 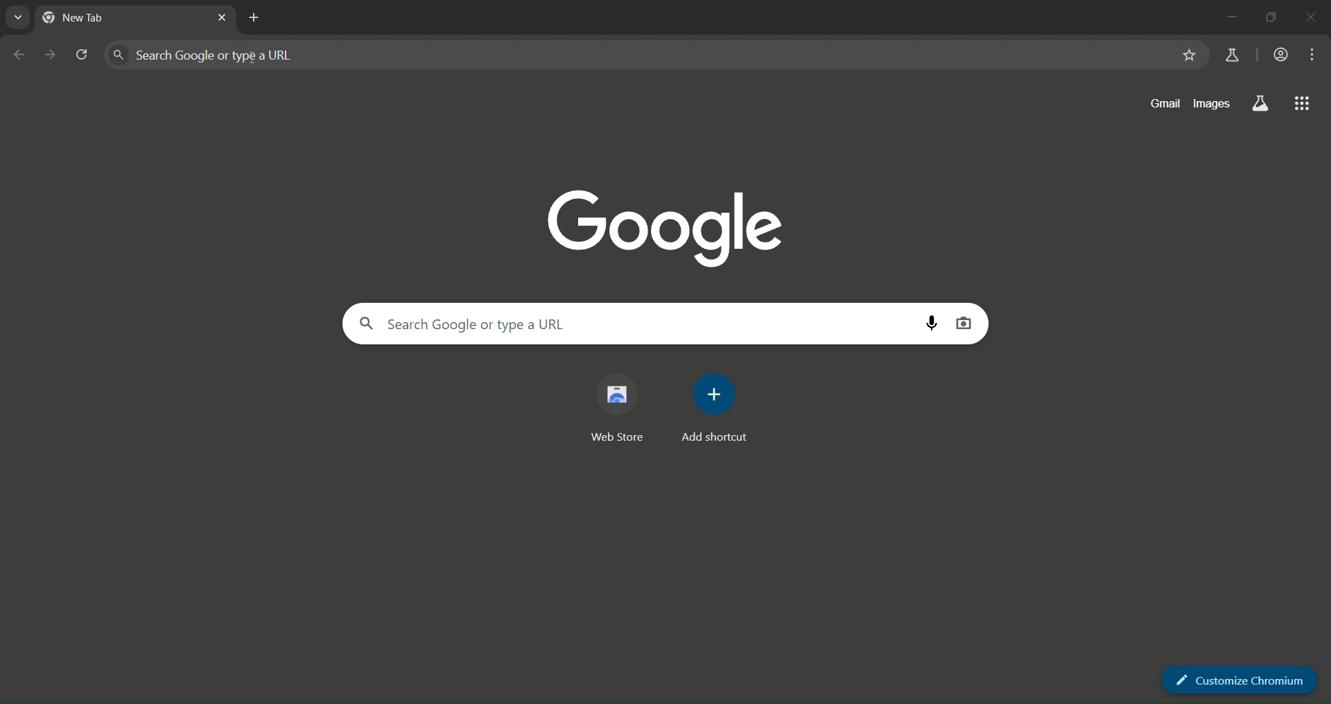 What do you see at coordinates (225, 18) in the screenshot?
I see `close tab` at bounding box center [225, 18].